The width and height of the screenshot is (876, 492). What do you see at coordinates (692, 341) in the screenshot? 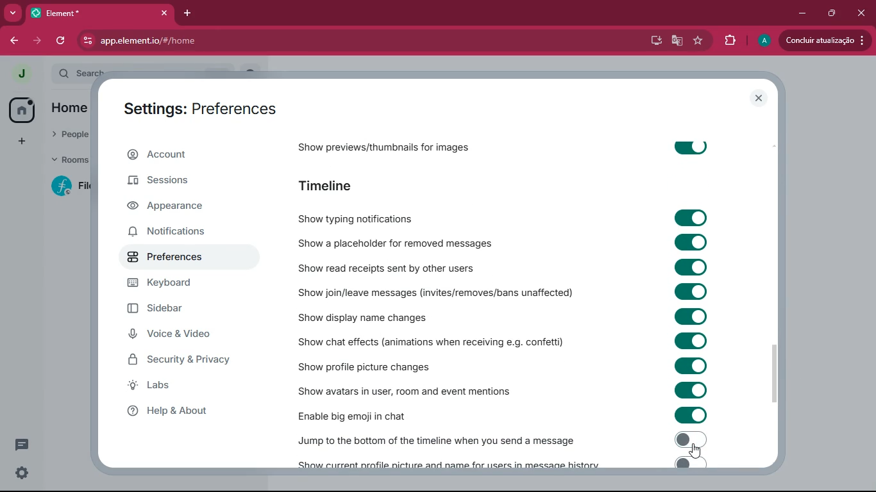
I see `toggle on ` at bounding box center [692, 341].